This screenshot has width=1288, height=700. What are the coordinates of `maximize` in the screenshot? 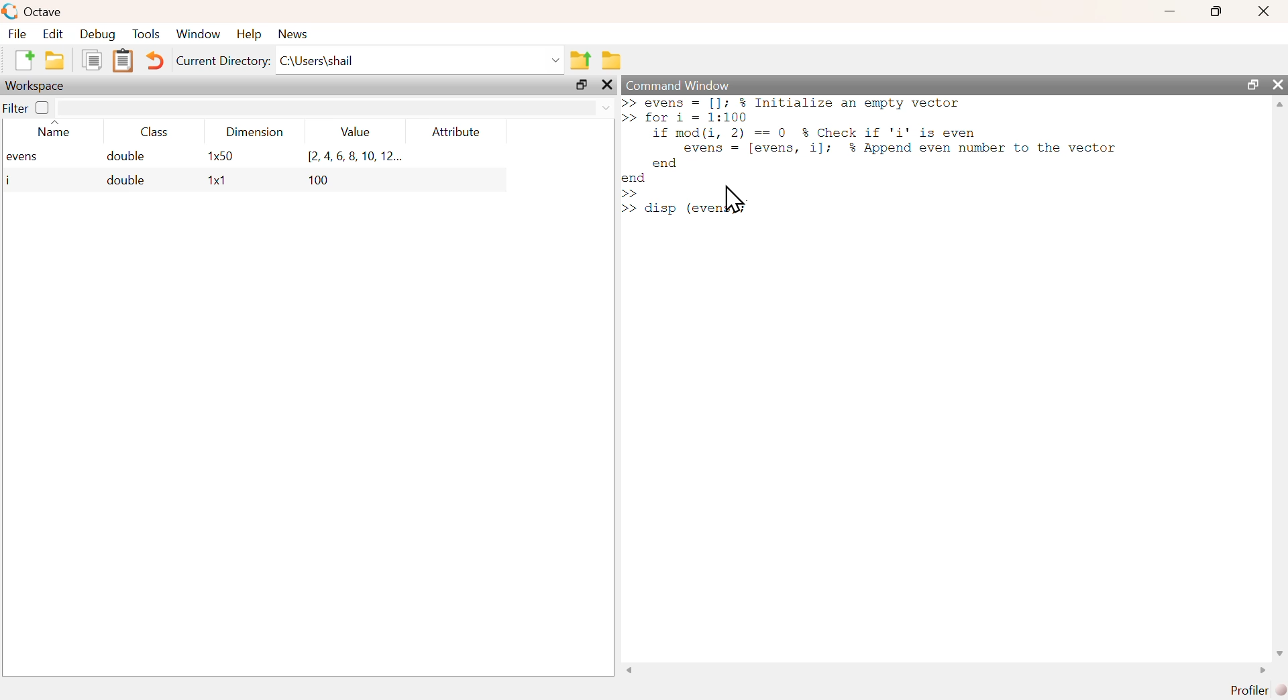 It's located at (1214, 11).